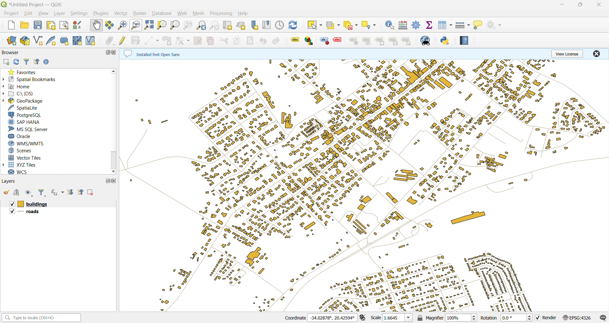 The width and height of the screenshot is (609, 323). What do you see at coordinates (167, 41) in the screenshot?
I see `add polygon` at bounding box center [167, 41].